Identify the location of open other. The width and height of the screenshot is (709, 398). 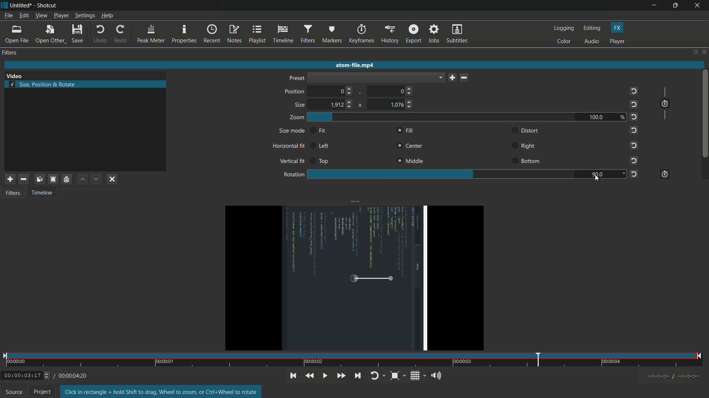
(48, 34).